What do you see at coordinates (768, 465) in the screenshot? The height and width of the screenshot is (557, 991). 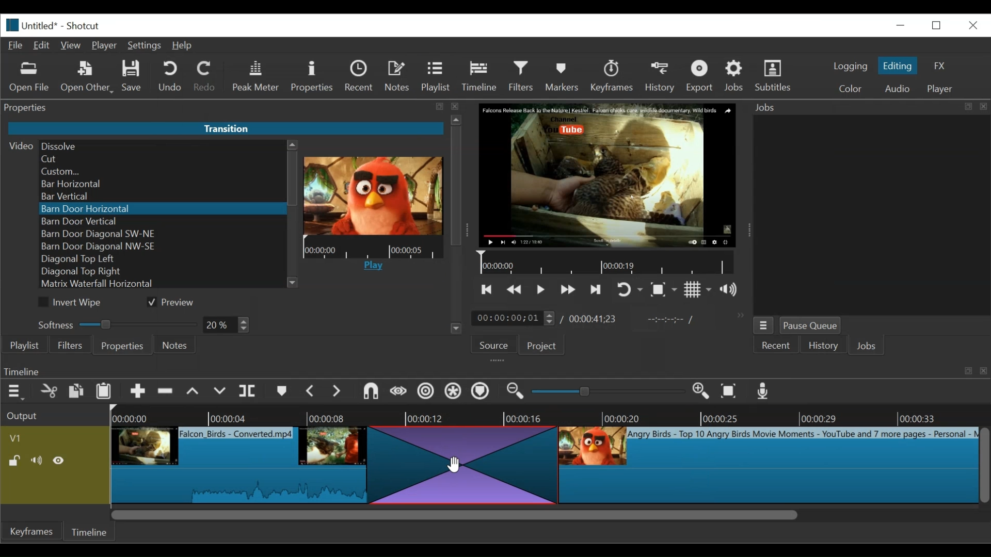 I see `Clip` at bounding box center [768, 465].